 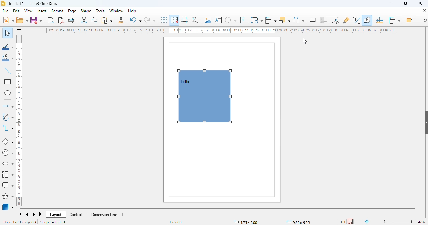 I want to click on close, so click(x=420, y=3).